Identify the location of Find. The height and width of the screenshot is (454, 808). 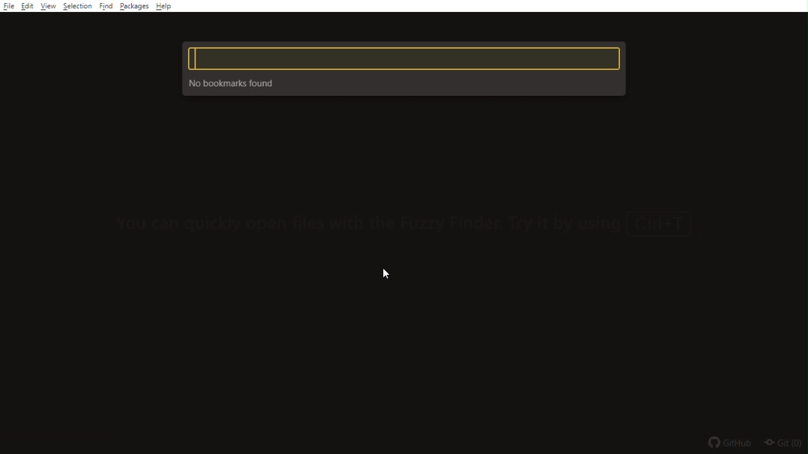
(107, 6).